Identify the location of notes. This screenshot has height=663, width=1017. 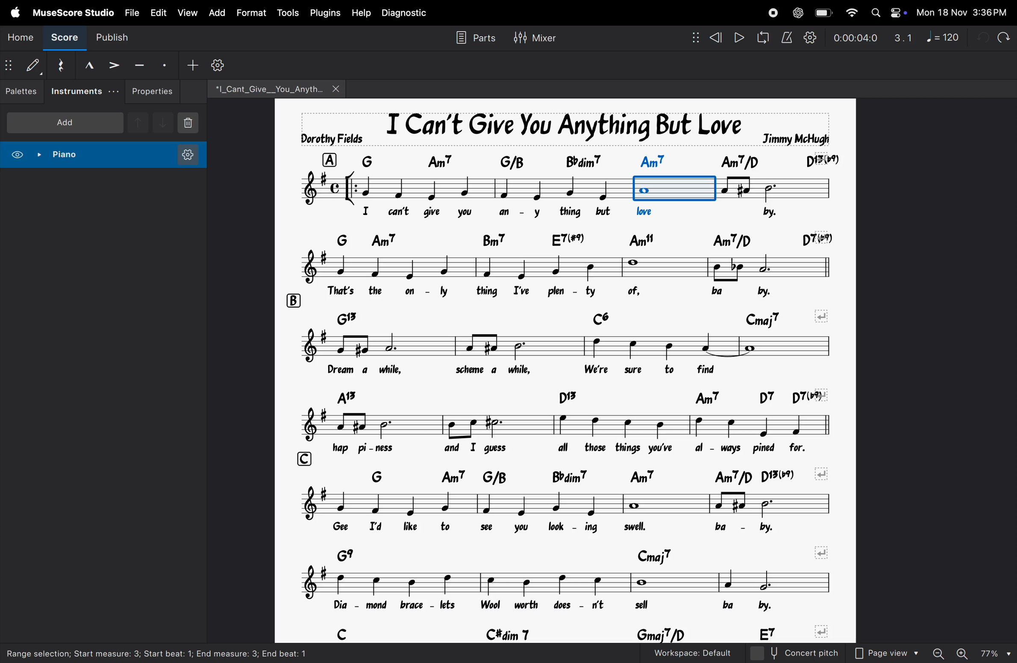
(572, 345).